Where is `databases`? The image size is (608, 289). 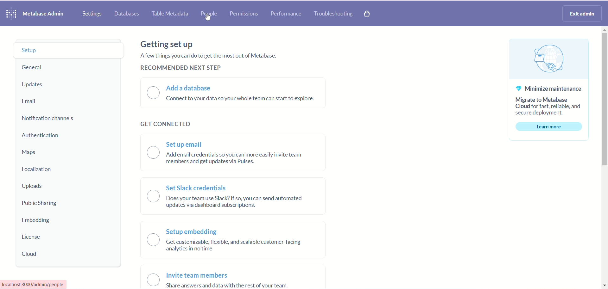
databases is located at coordinates (128, 14).